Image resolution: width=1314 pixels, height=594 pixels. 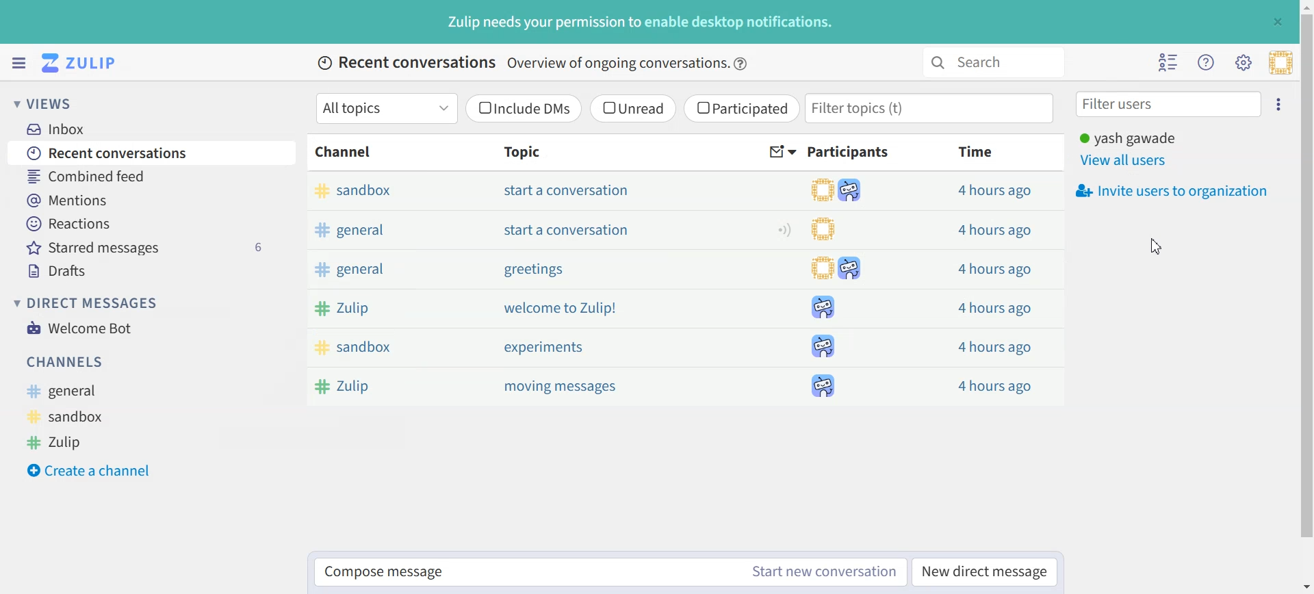 I want to click on 4 hours ago, so click(x=996, y=191).